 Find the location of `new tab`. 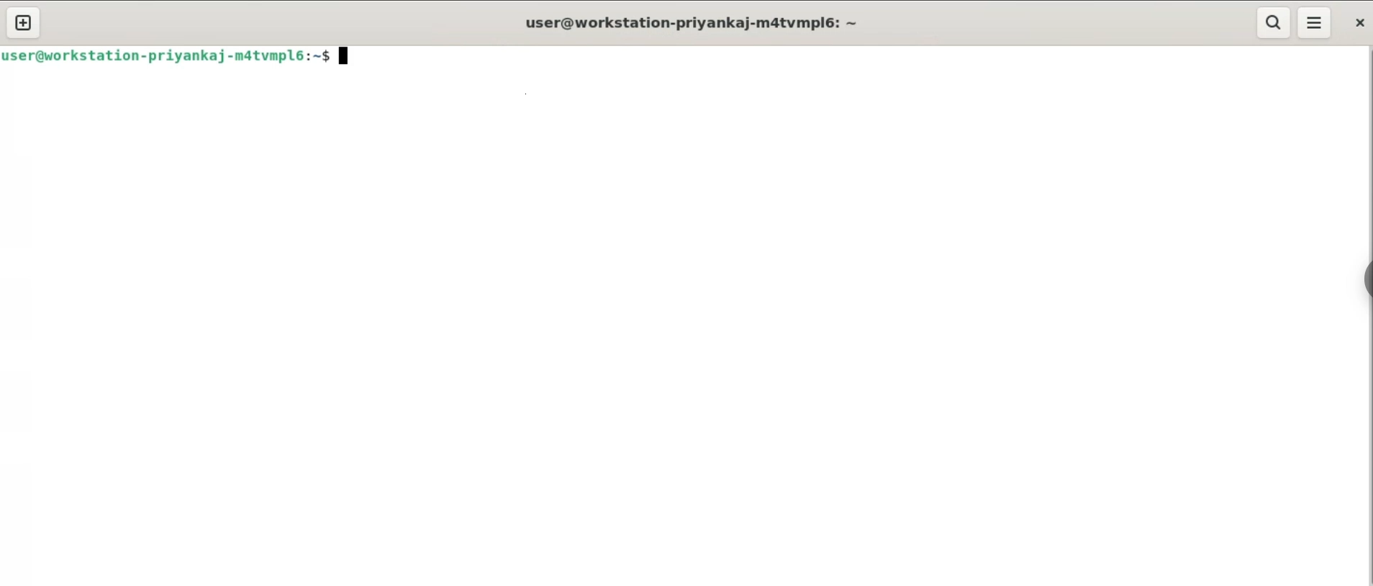

new tab is located at coordinates (24, 23).